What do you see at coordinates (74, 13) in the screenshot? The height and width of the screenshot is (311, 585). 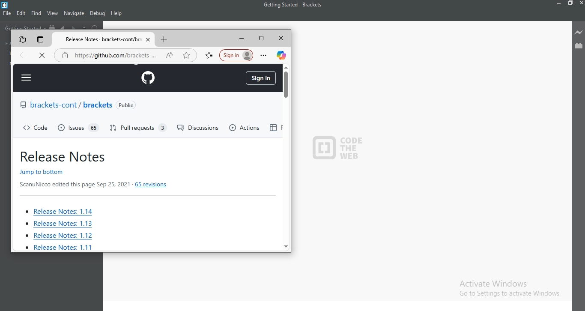 I see `Navigate` at bounding box center [74, 13].